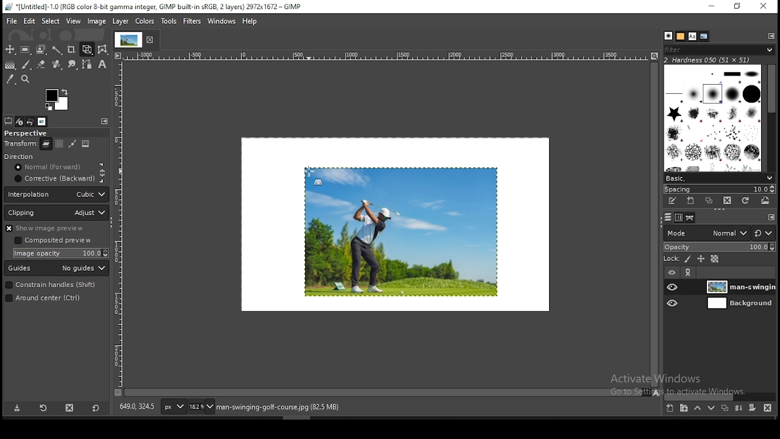  Describe the element at coordinates (51, 285) in the screenshot. I see `constraint handles (shift)` at that location.